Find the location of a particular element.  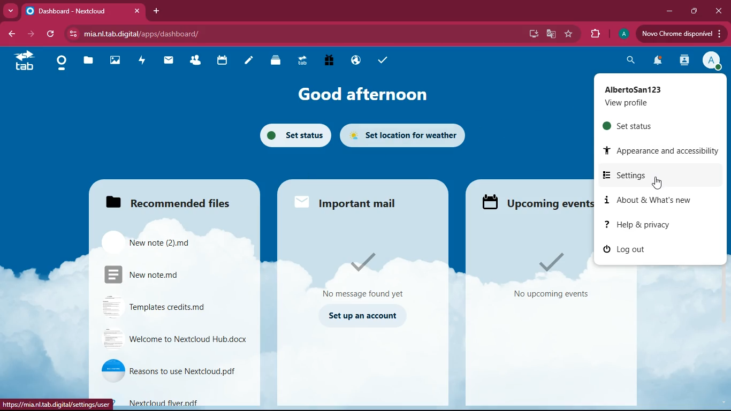

appearance is located at coordinates (658, 150).